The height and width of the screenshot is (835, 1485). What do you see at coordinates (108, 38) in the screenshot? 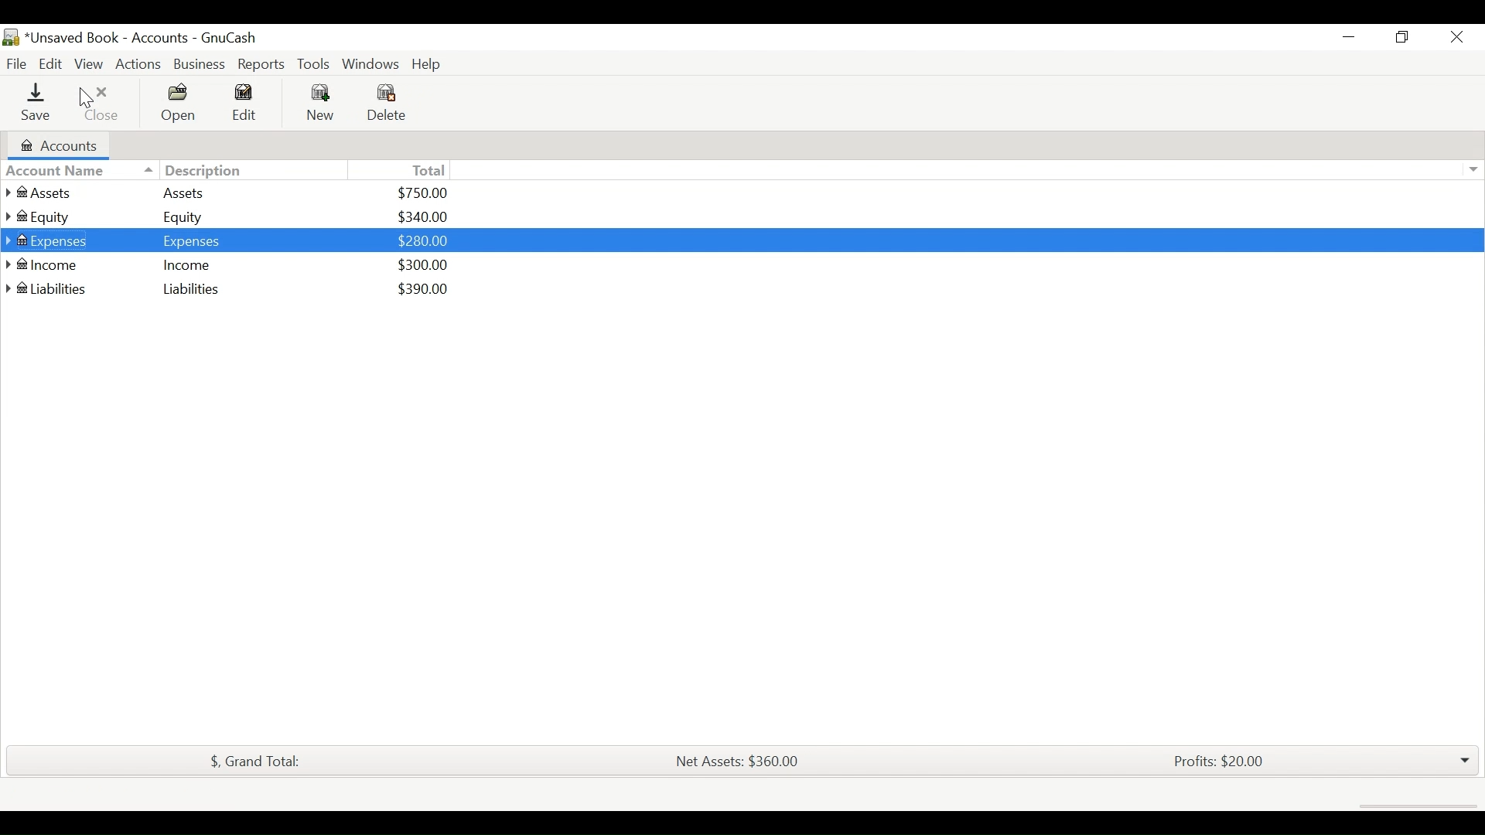
I see `Account book name` at bounding box center [108, 38].